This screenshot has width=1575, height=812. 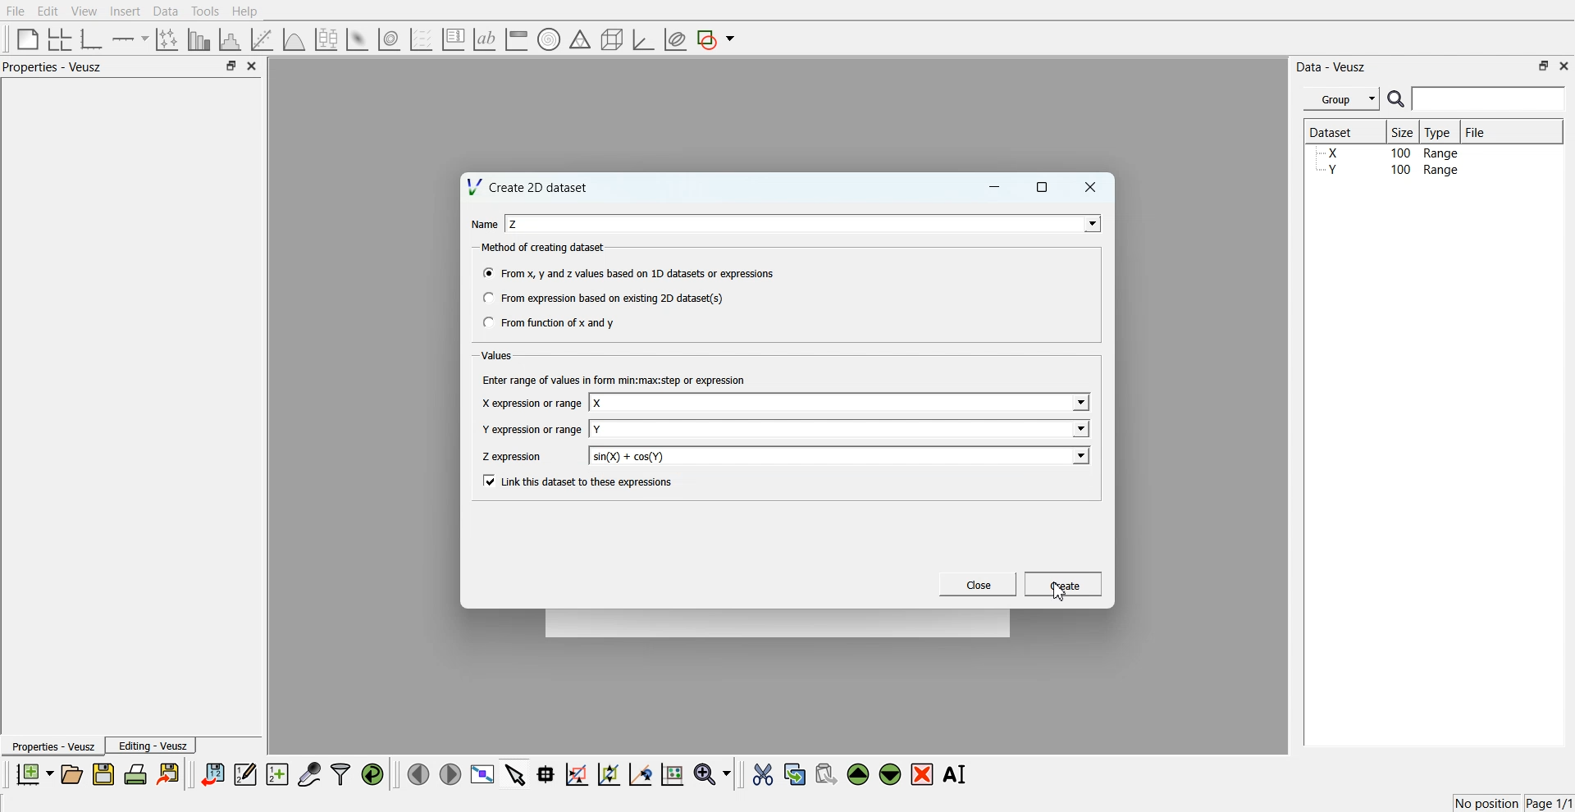 What do you see at coordinates (357, 39) in the screenshot?
I see `3D Surface` at bounding box center [357, 39].